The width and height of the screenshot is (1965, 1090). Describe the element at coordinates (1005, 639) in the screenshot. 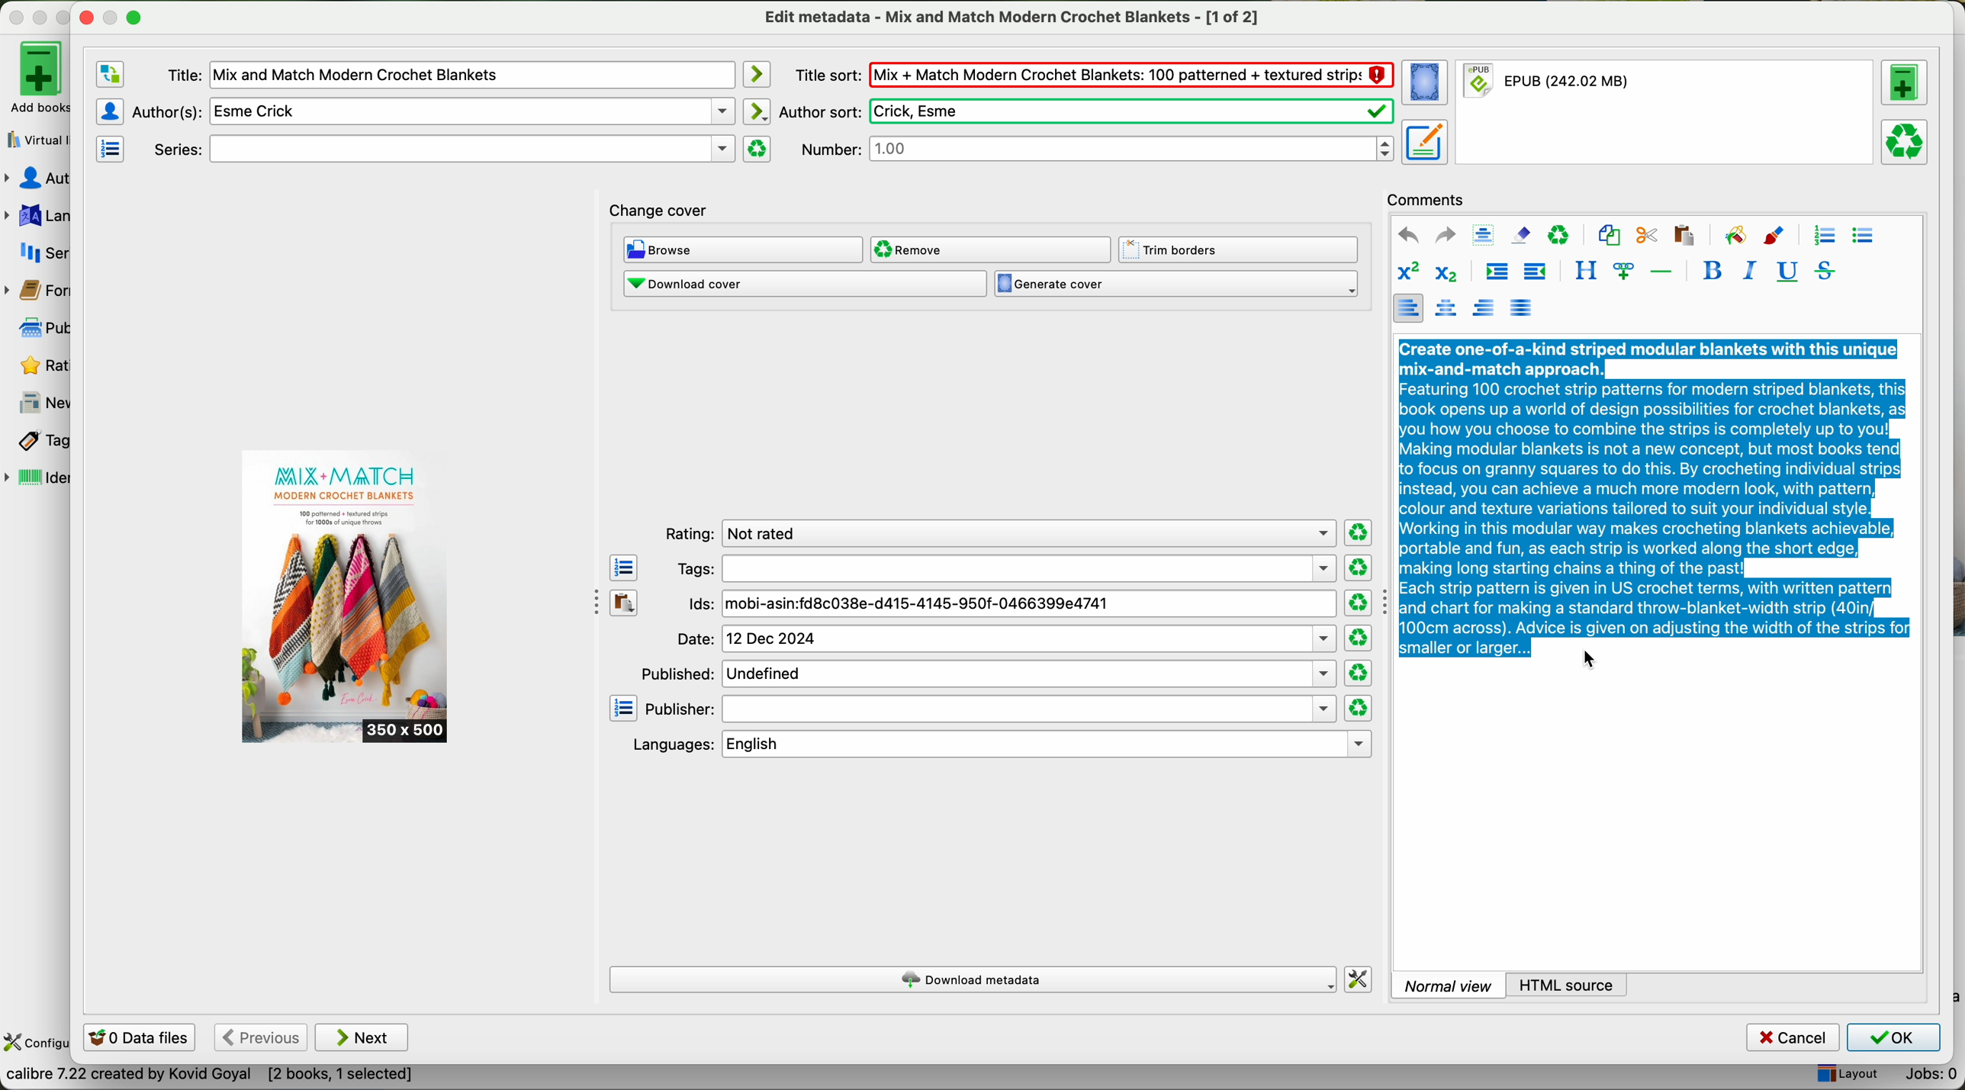

I see `date` at that location.